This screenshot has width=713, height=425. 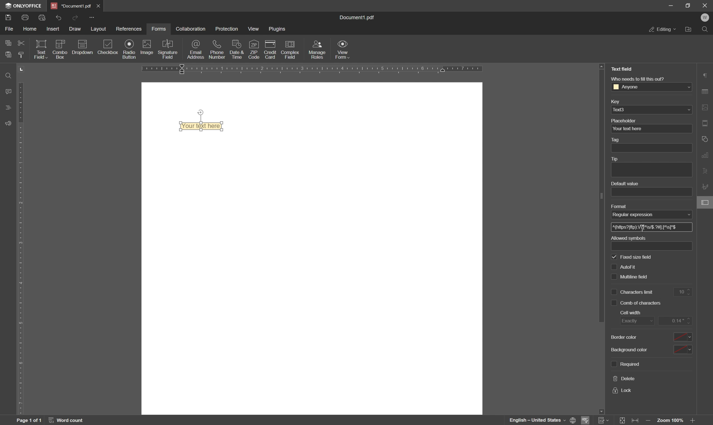 I want to click on format, so click(x=618, y=206).